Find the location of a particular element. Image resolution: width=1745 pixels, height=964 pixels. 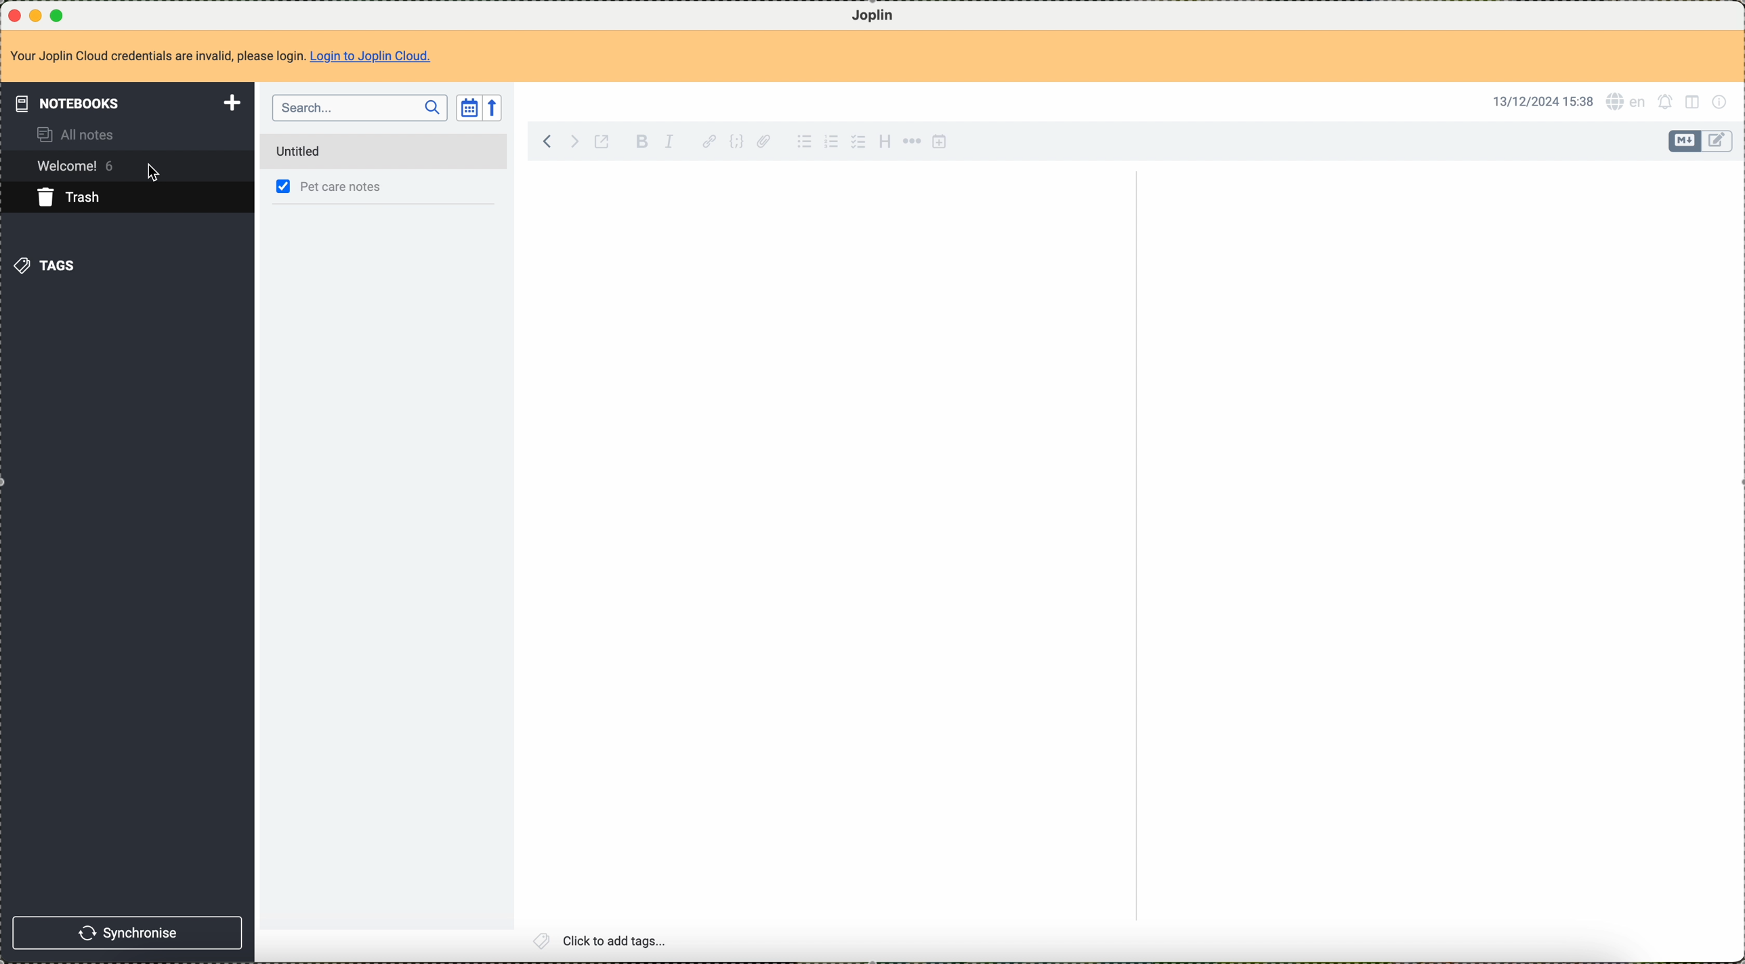

set alarm is located at coordinates (1665, 104).